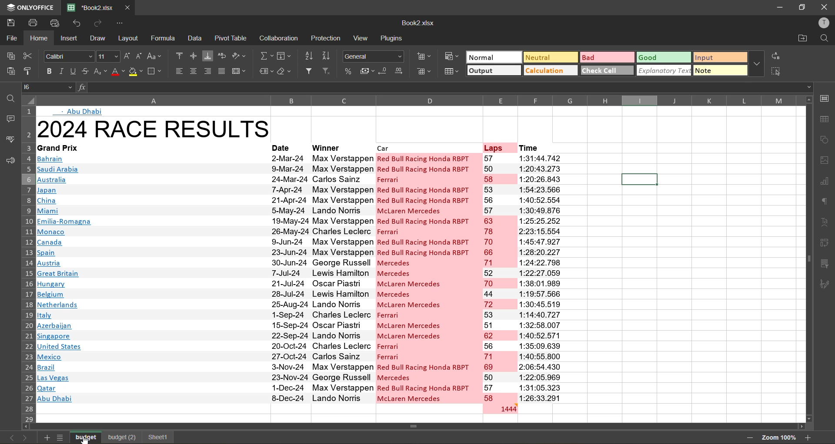 This screenshot has width=835, height=444. I want to click on sort ascending, so click(311, 56).